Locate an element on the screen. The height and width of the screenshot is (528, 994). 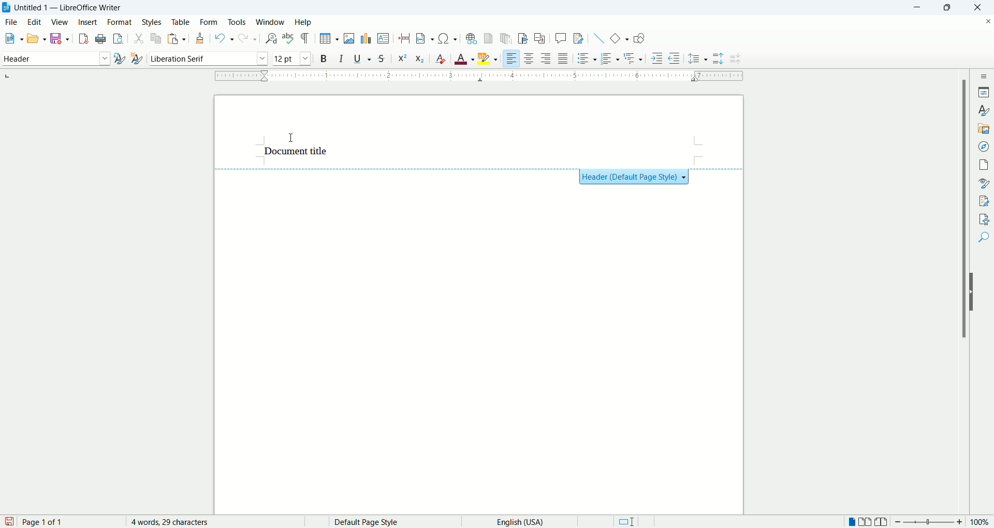
help is located at coordinates (304, 23).